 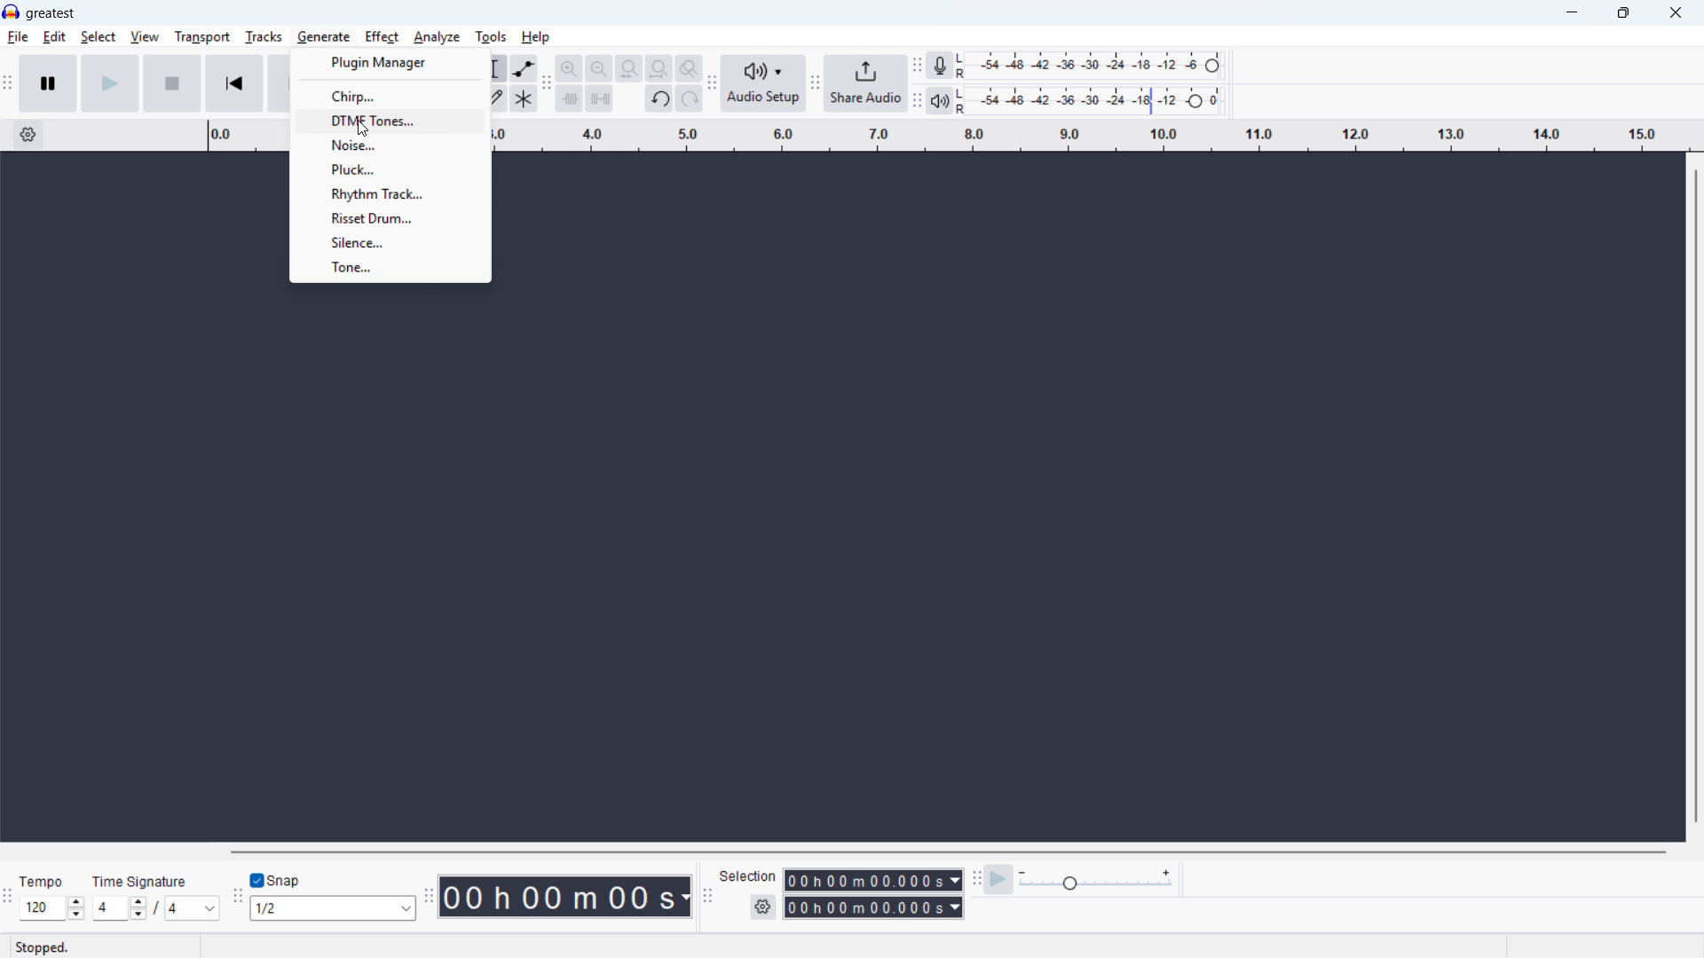 I want to click on envelope tool, so click(x=525, y=68).